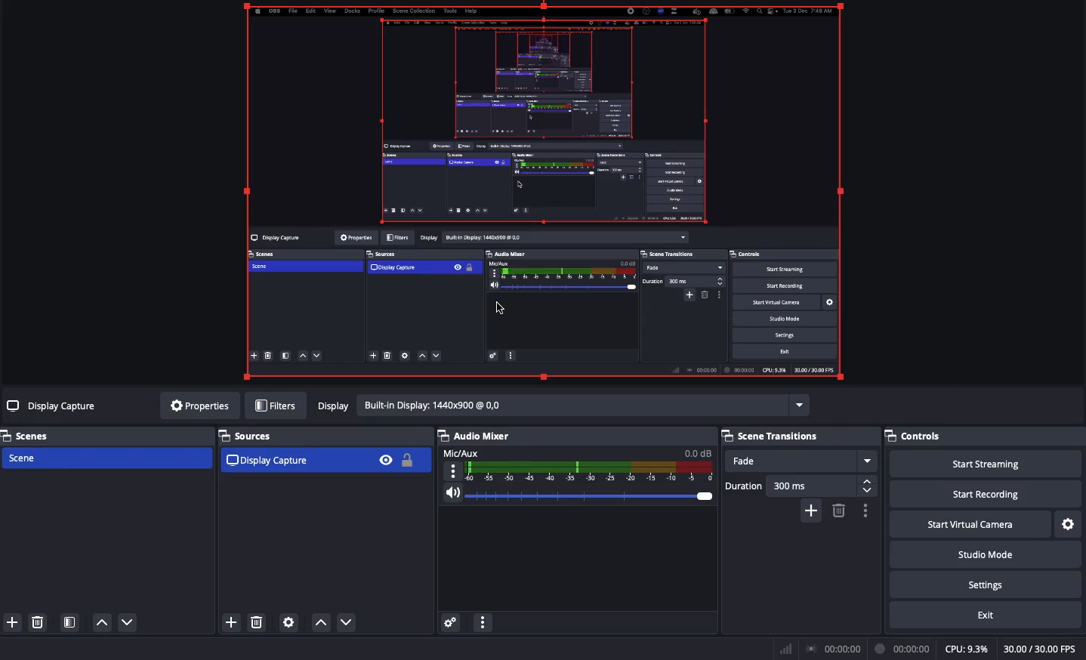 The width and height of the screenshot is (1086, 660). Describe the element at coordinates (549, 196) in the screenshot. I see `Reset transformation` at that location.